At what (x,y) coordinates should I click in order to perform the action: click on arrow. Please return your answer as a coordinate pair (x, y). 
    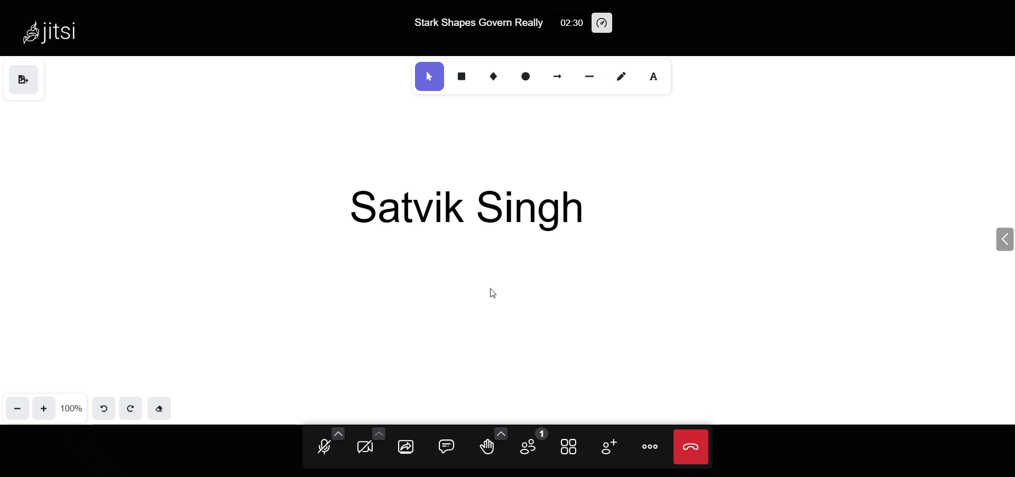
    Looking at the image, I should click on (558, 75).